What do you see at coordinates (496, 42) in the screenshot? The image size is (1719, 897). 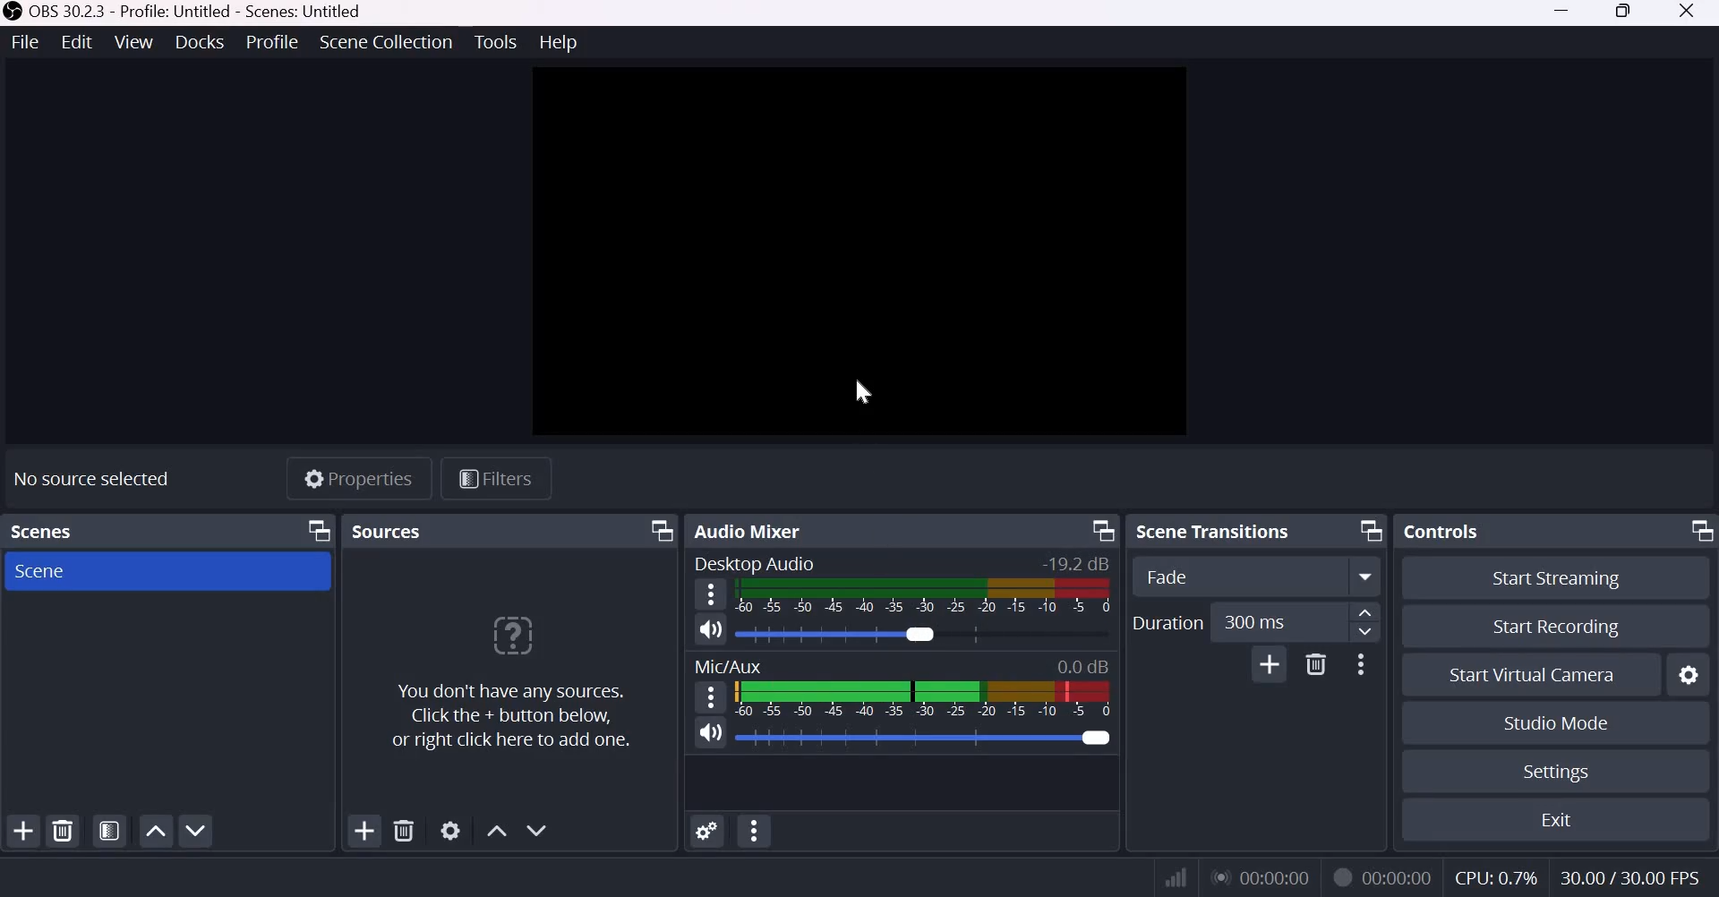 I see `Tools` at bounding box center [496, 42].